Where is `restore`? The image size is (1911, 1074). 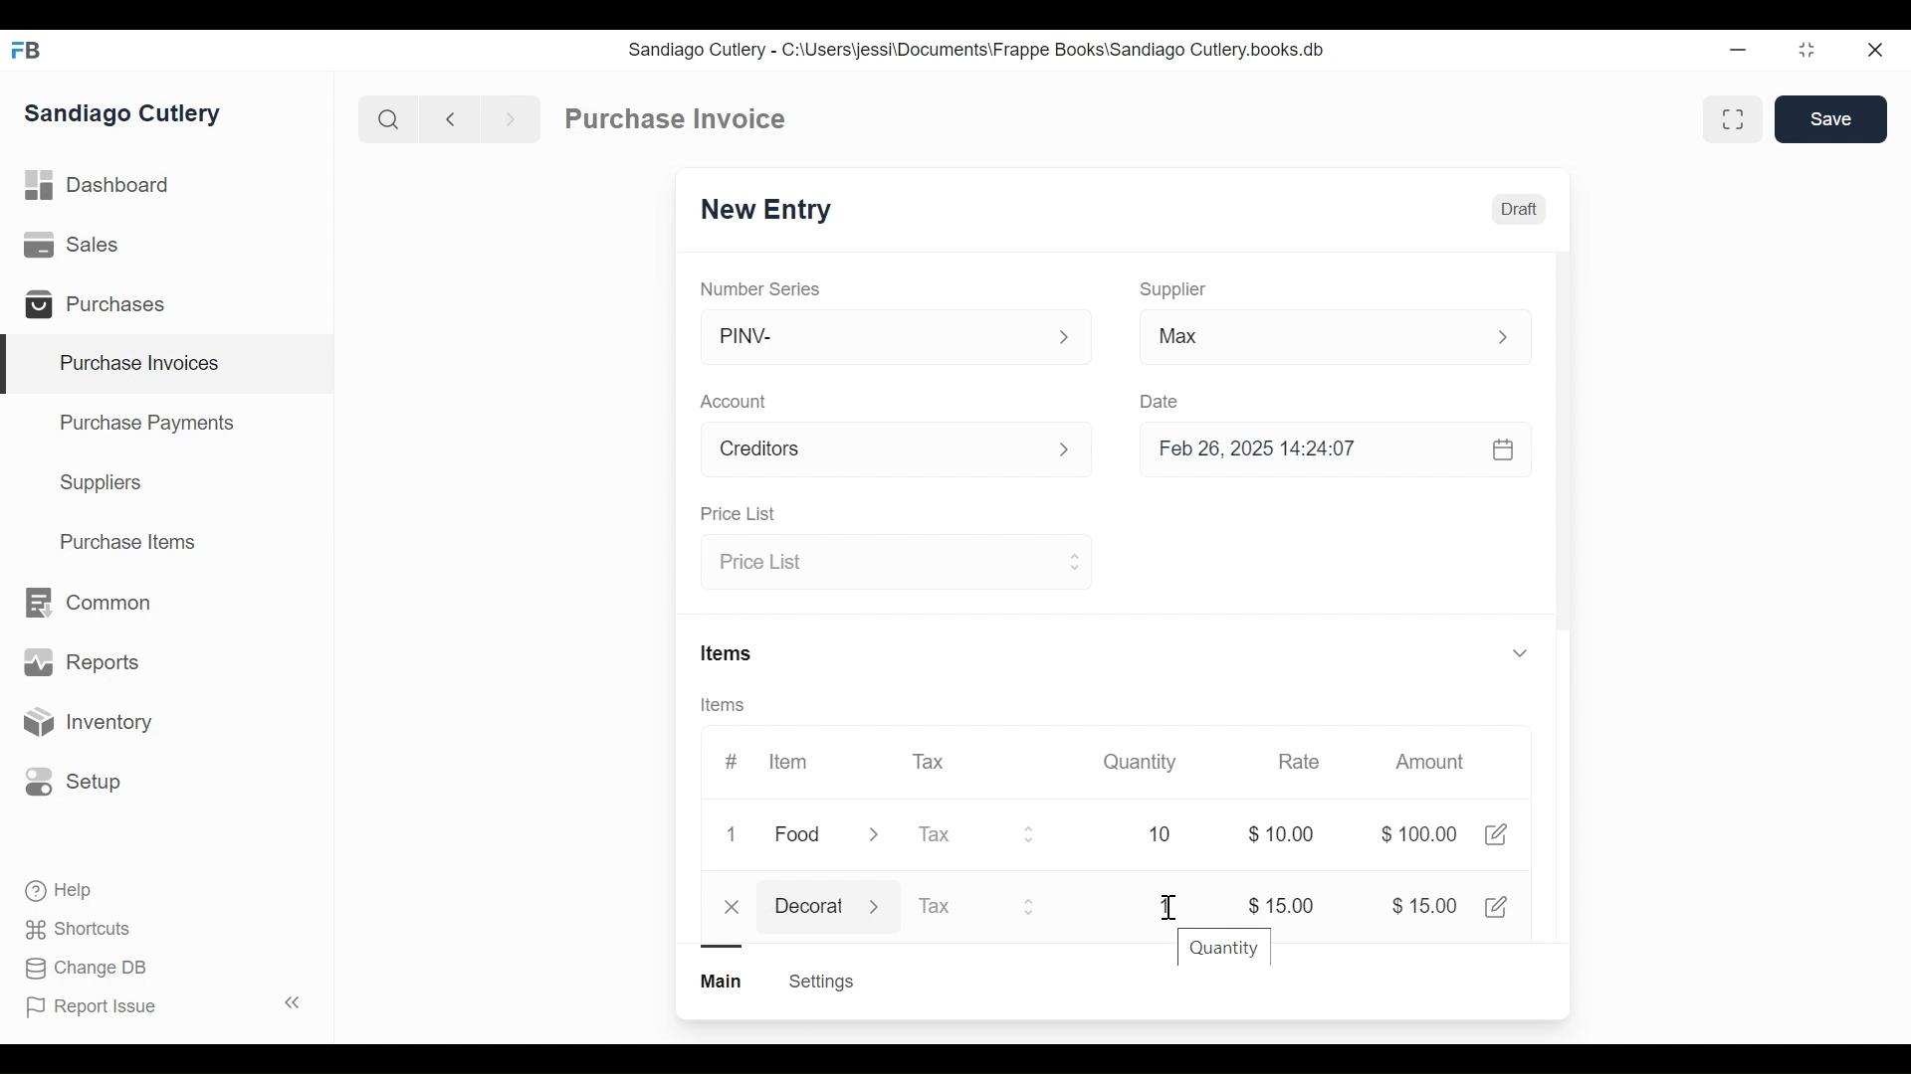
restore is located at coordinates (1805, 51).